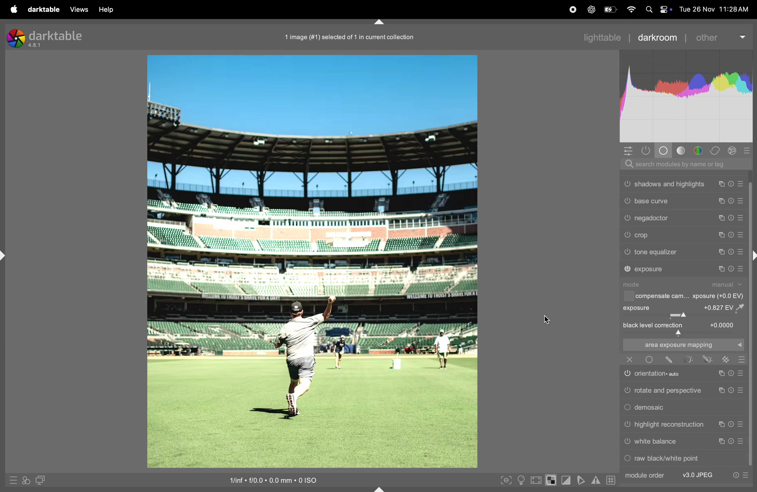 The image size is (757, 492). What do you see at coordinates (77, 9) in the screenshot?
I see `views` at bounding box center [77, 9].